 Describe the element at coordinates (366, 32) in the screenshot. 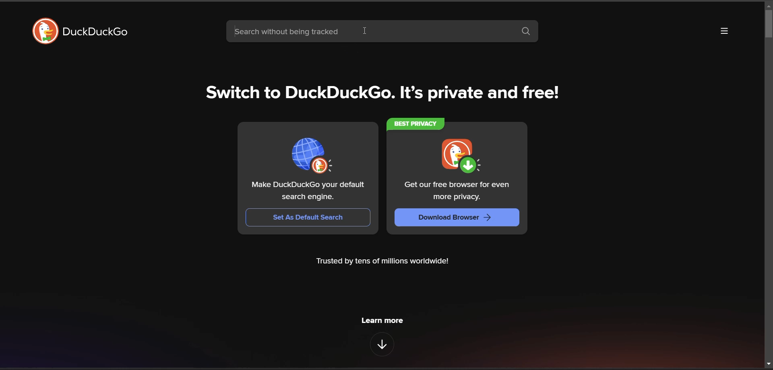

I see `cursor` at that location.